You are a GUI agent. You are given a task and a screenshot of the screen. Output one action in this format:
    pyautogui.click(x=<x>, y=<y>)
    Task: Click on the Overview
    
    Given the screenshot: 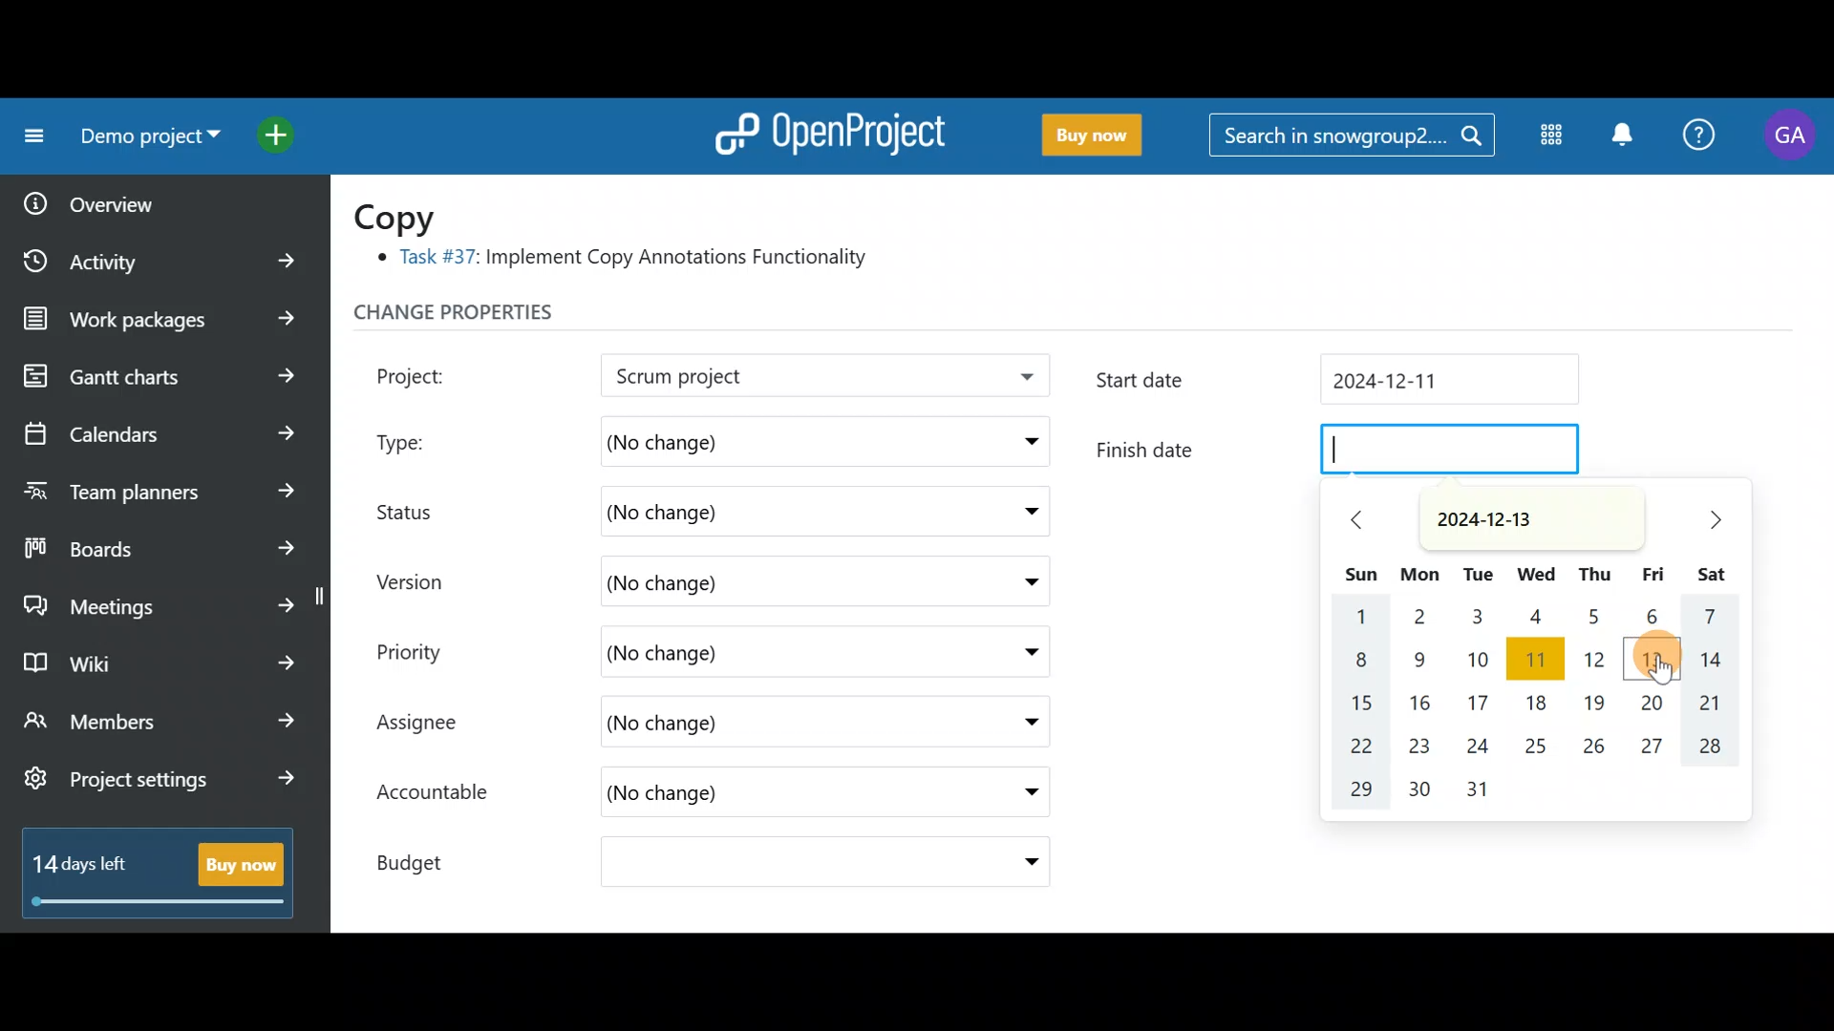 What is the action you would take?
    pyautogui.click(x=144, y=198)
    